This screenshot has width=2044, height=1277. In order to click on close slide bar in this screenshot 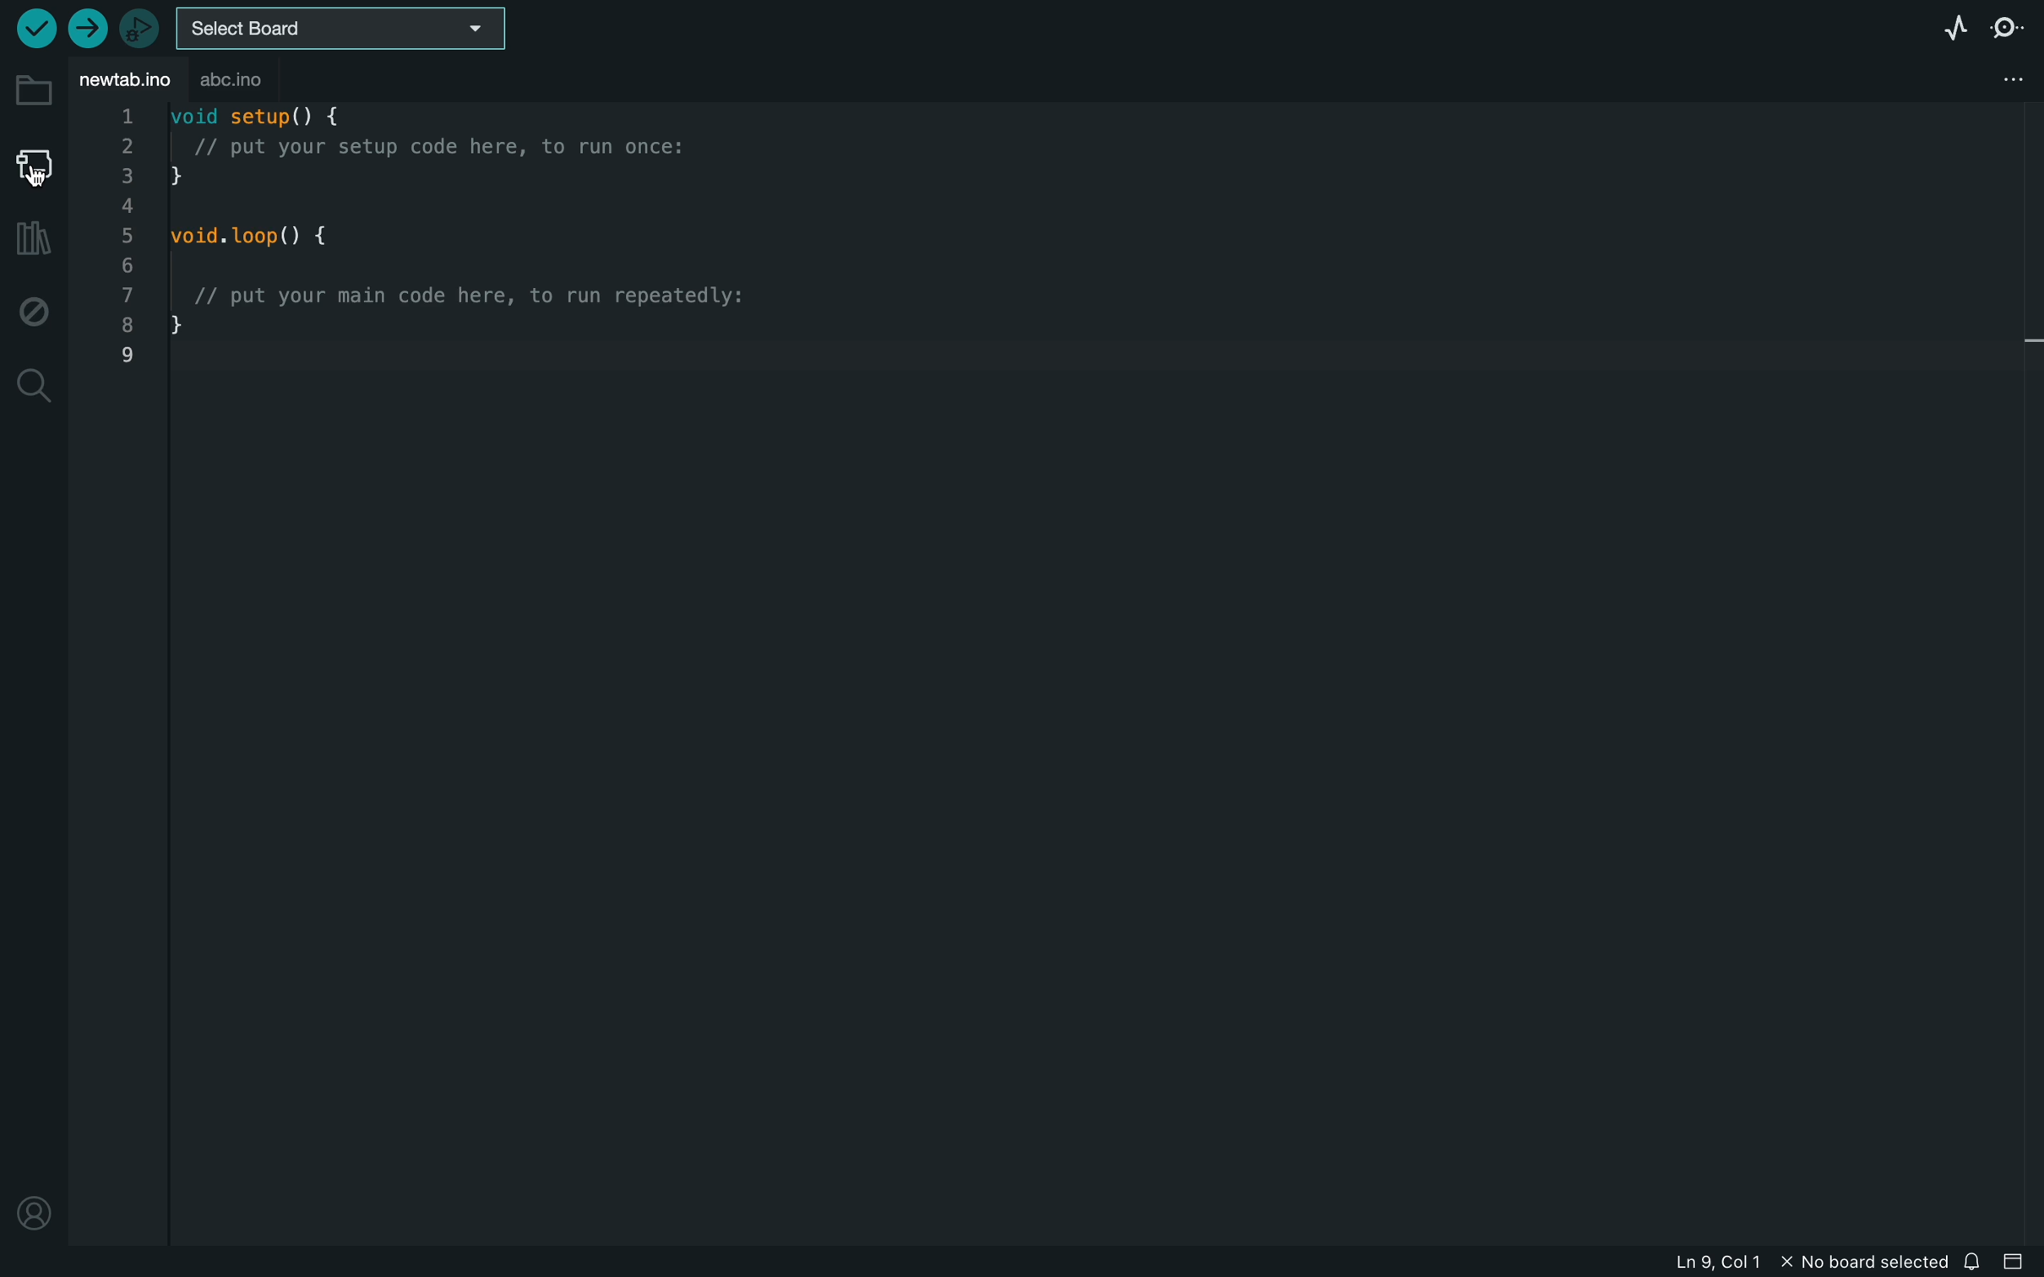, I will do `click(2019, 1262)`.